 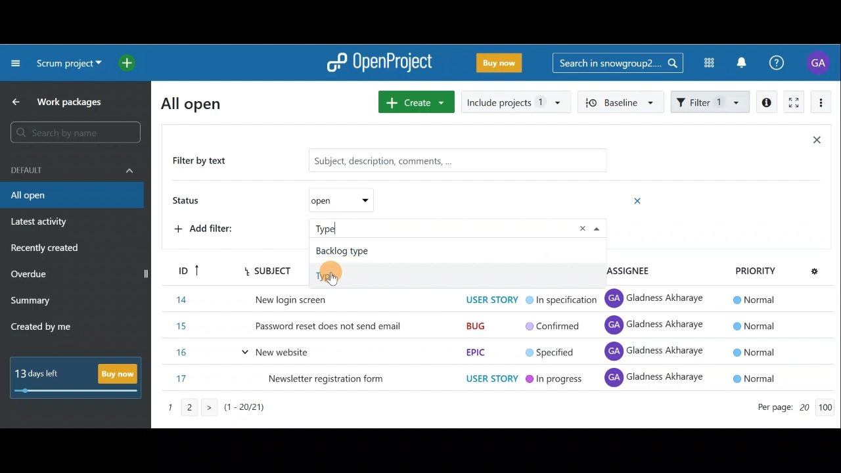 What do you see at coordinates (743, 61) in the screenshot?
I see `Notification center` at bounding box center [743, 61].